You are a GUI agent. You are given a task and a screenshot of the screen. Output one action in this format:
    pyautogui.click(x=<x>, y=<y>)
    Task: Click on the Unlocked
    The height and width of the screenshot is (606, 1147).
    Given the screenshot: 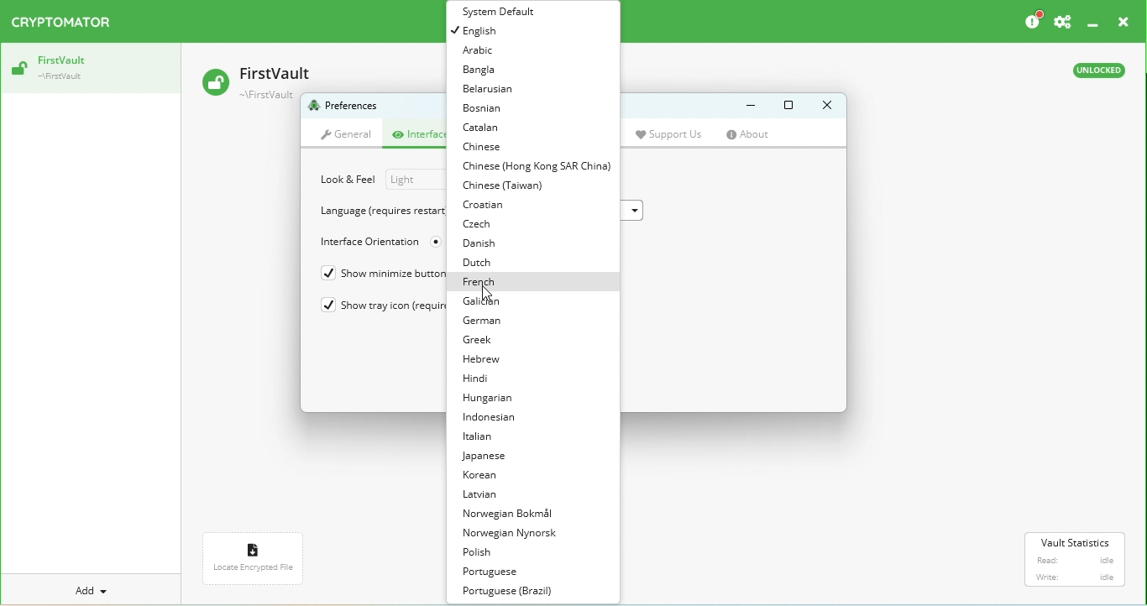 What is the action you would take?
    pyautogui.click(x=1097, y=73)
    